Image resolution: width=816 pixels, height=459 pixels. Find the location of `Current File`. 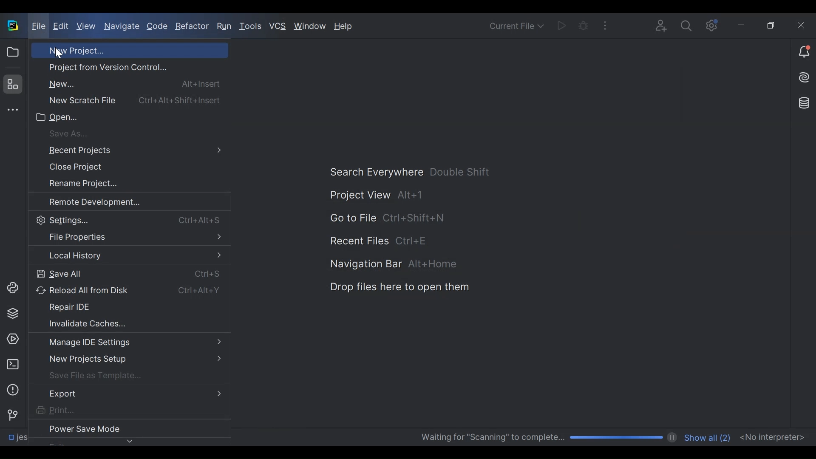

Current File is located at coordinates (516, 25).